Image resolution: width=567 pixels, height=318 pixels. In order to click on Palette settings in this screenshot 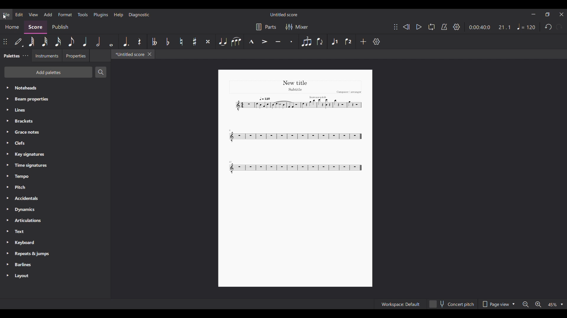, I will do `click(26, 56)`.